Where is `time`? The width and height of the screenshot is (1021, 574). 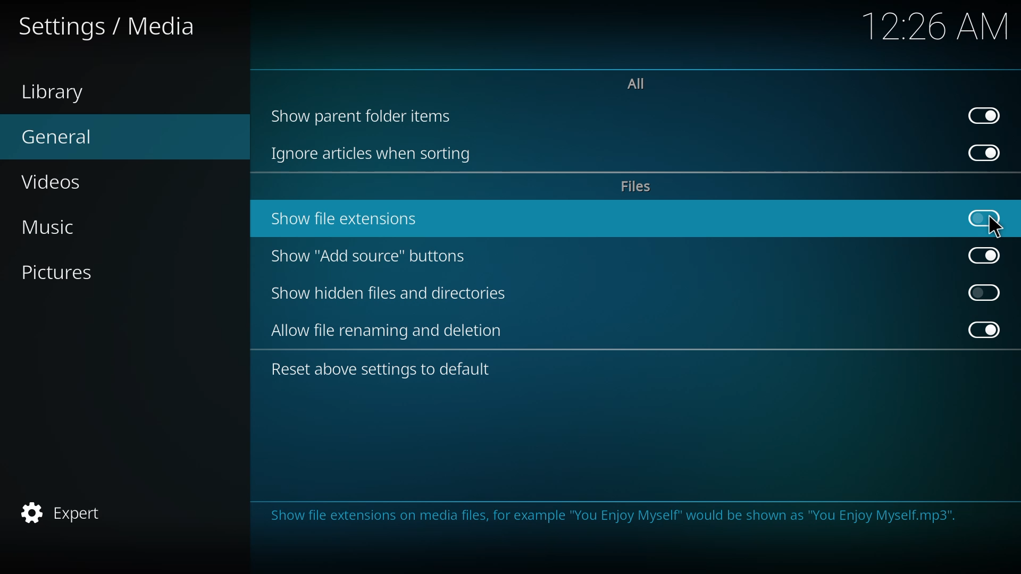 time is located at coordinates (939, 26).